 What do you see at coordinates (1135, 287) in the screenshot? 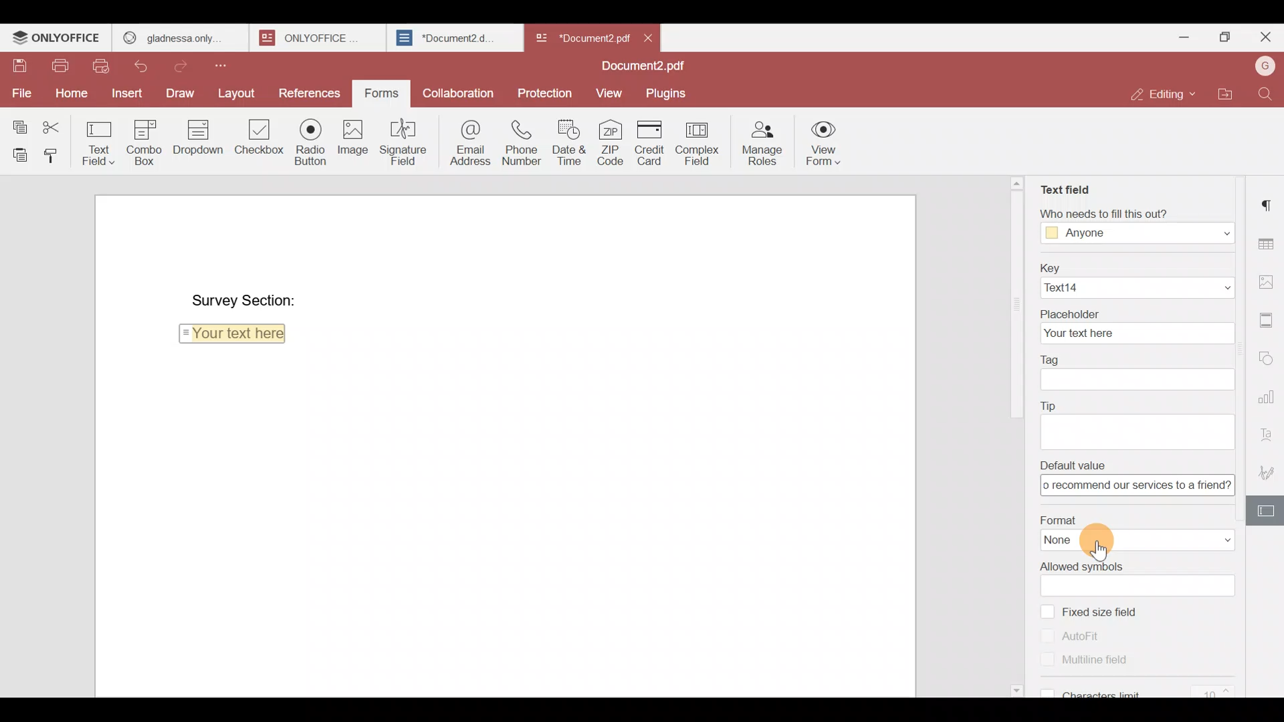
I see `Text14` at bounding box center [1135, 287].